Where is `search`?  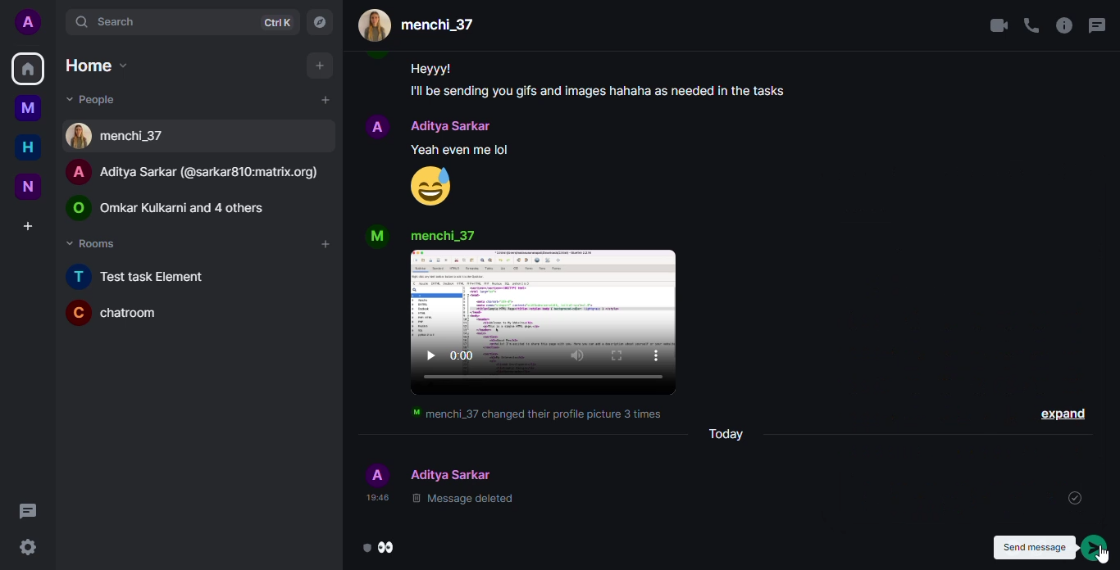
search is located at coordinates (99, 21).